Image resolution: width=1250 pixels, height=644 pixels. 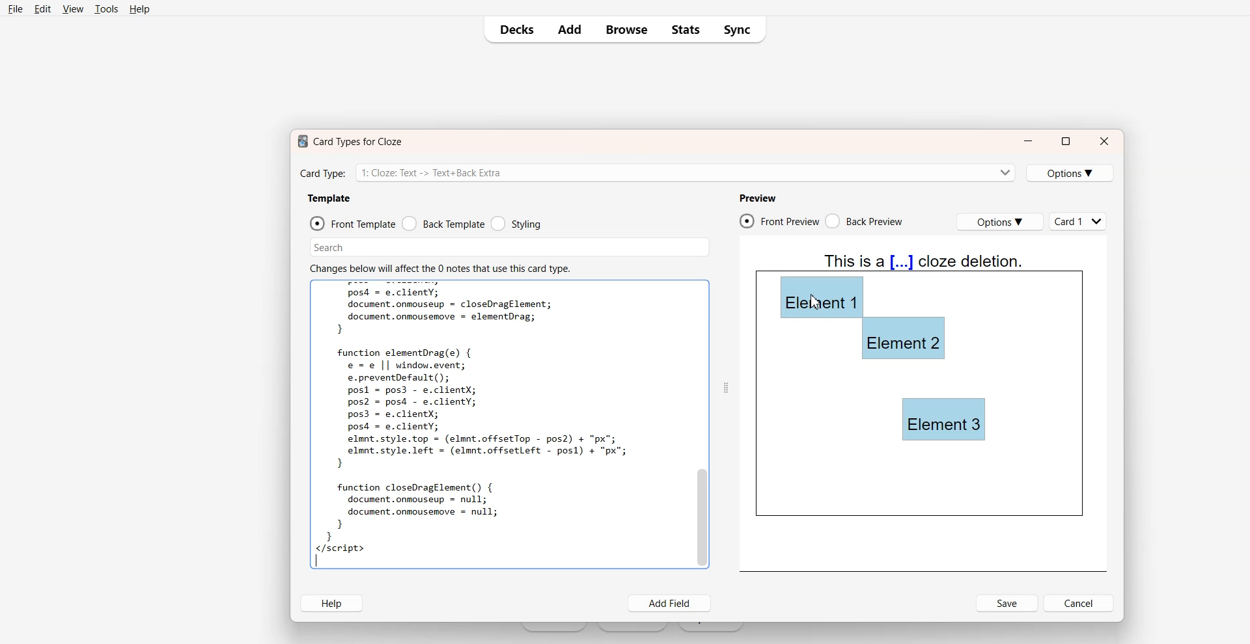 I want to click on Close, so click(x=1105, y=141).